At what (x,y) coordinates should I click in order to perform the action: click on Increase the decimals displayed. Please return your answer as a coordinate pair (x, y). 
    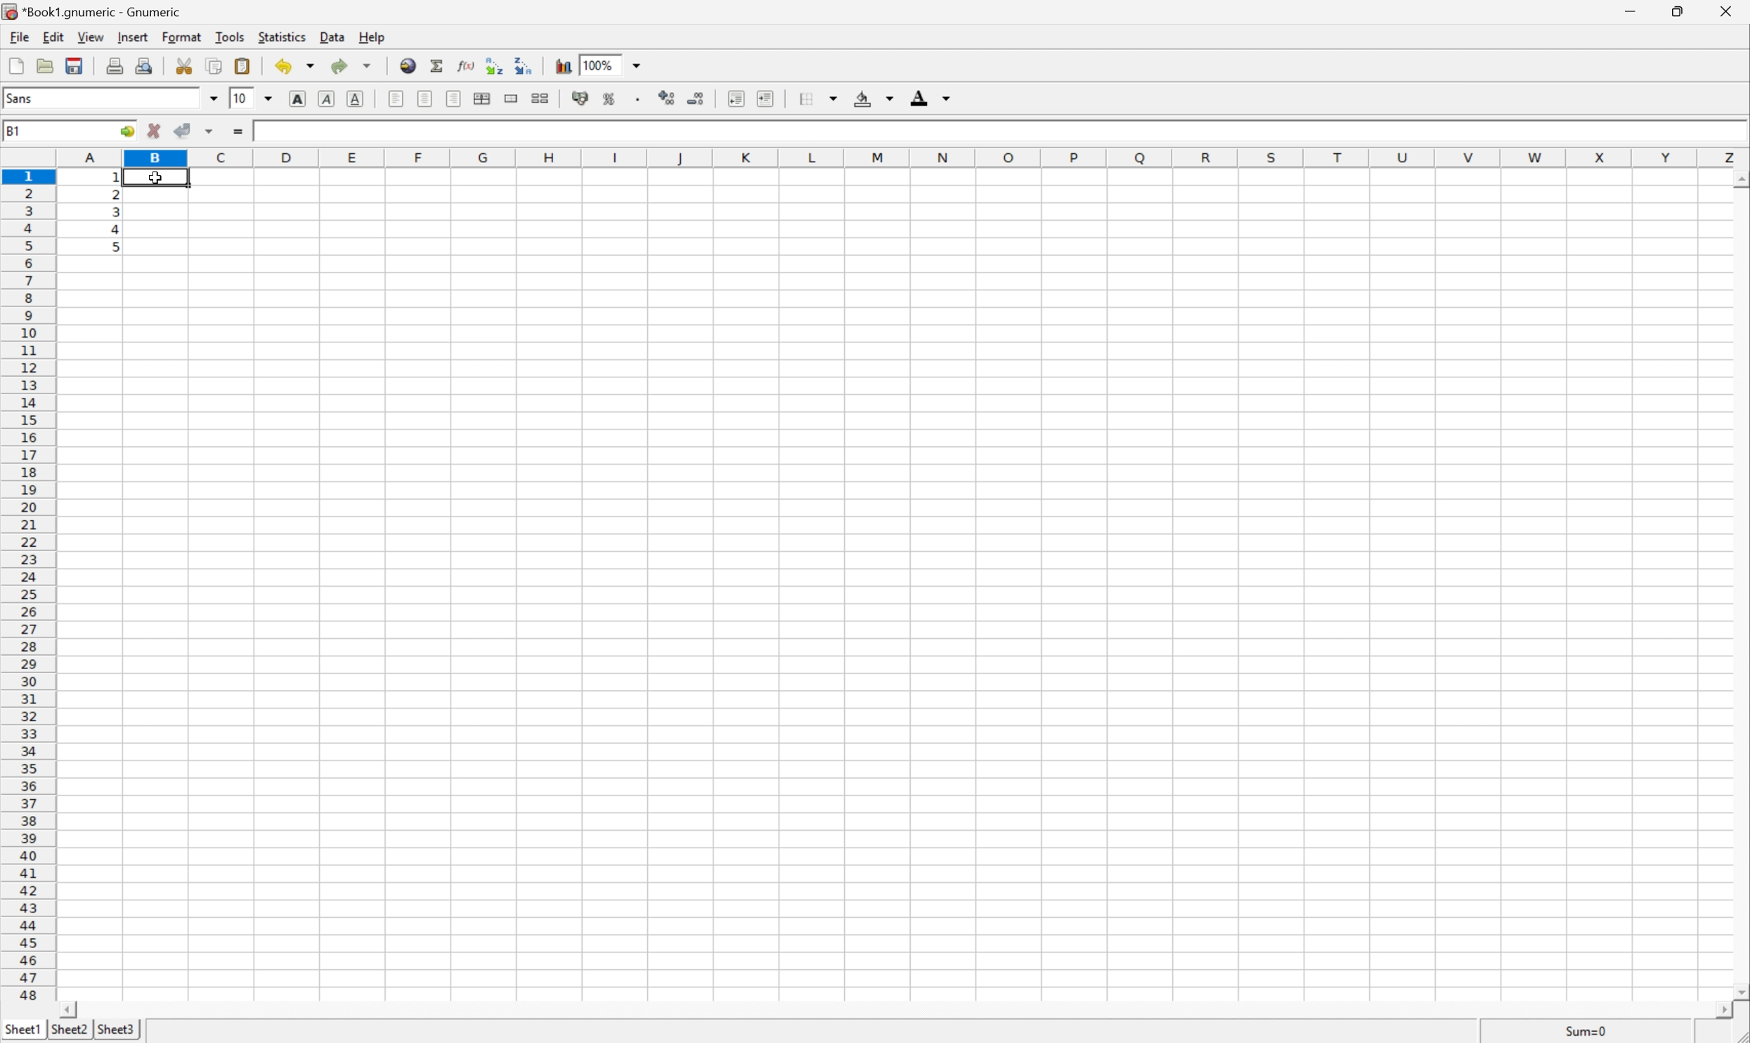
    Looking at the image, I should click on (668, 98).